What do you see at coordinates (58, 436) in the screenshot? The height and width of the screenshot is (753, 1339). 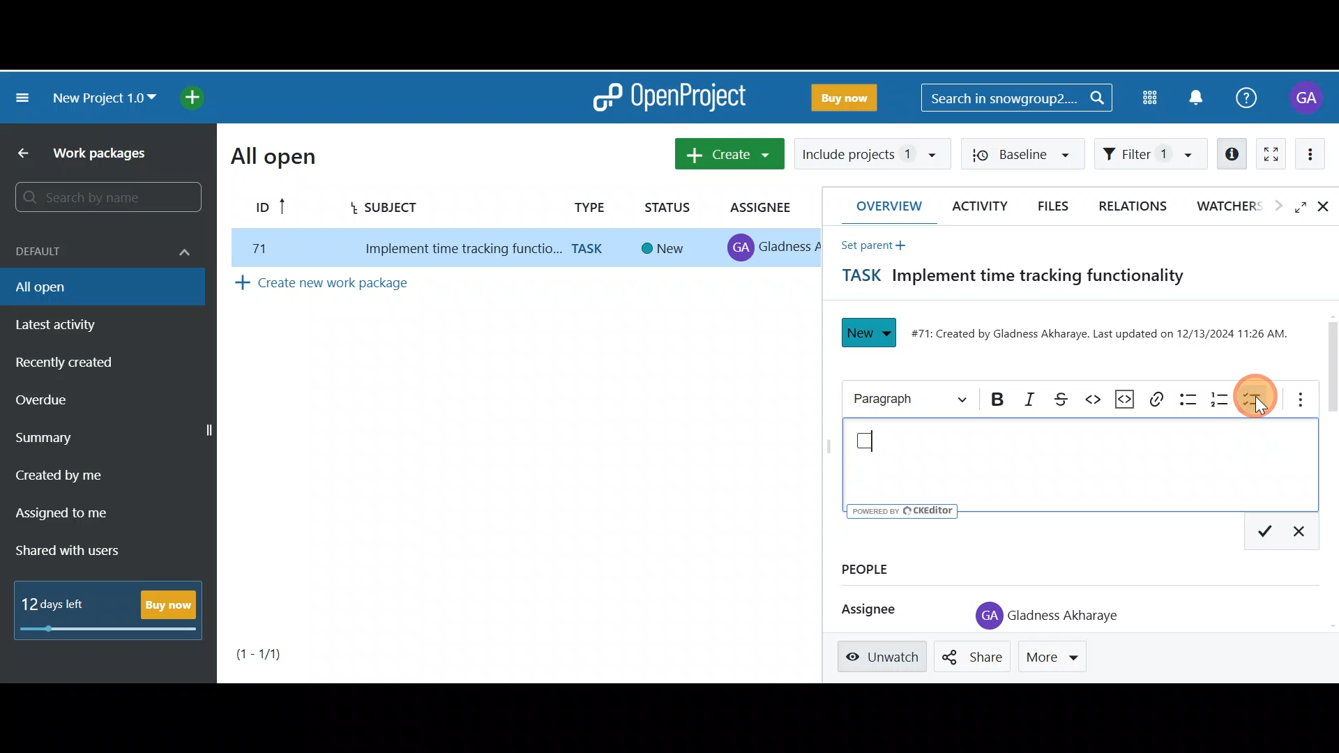 I see `Summary` at bounding box center [58, 436].